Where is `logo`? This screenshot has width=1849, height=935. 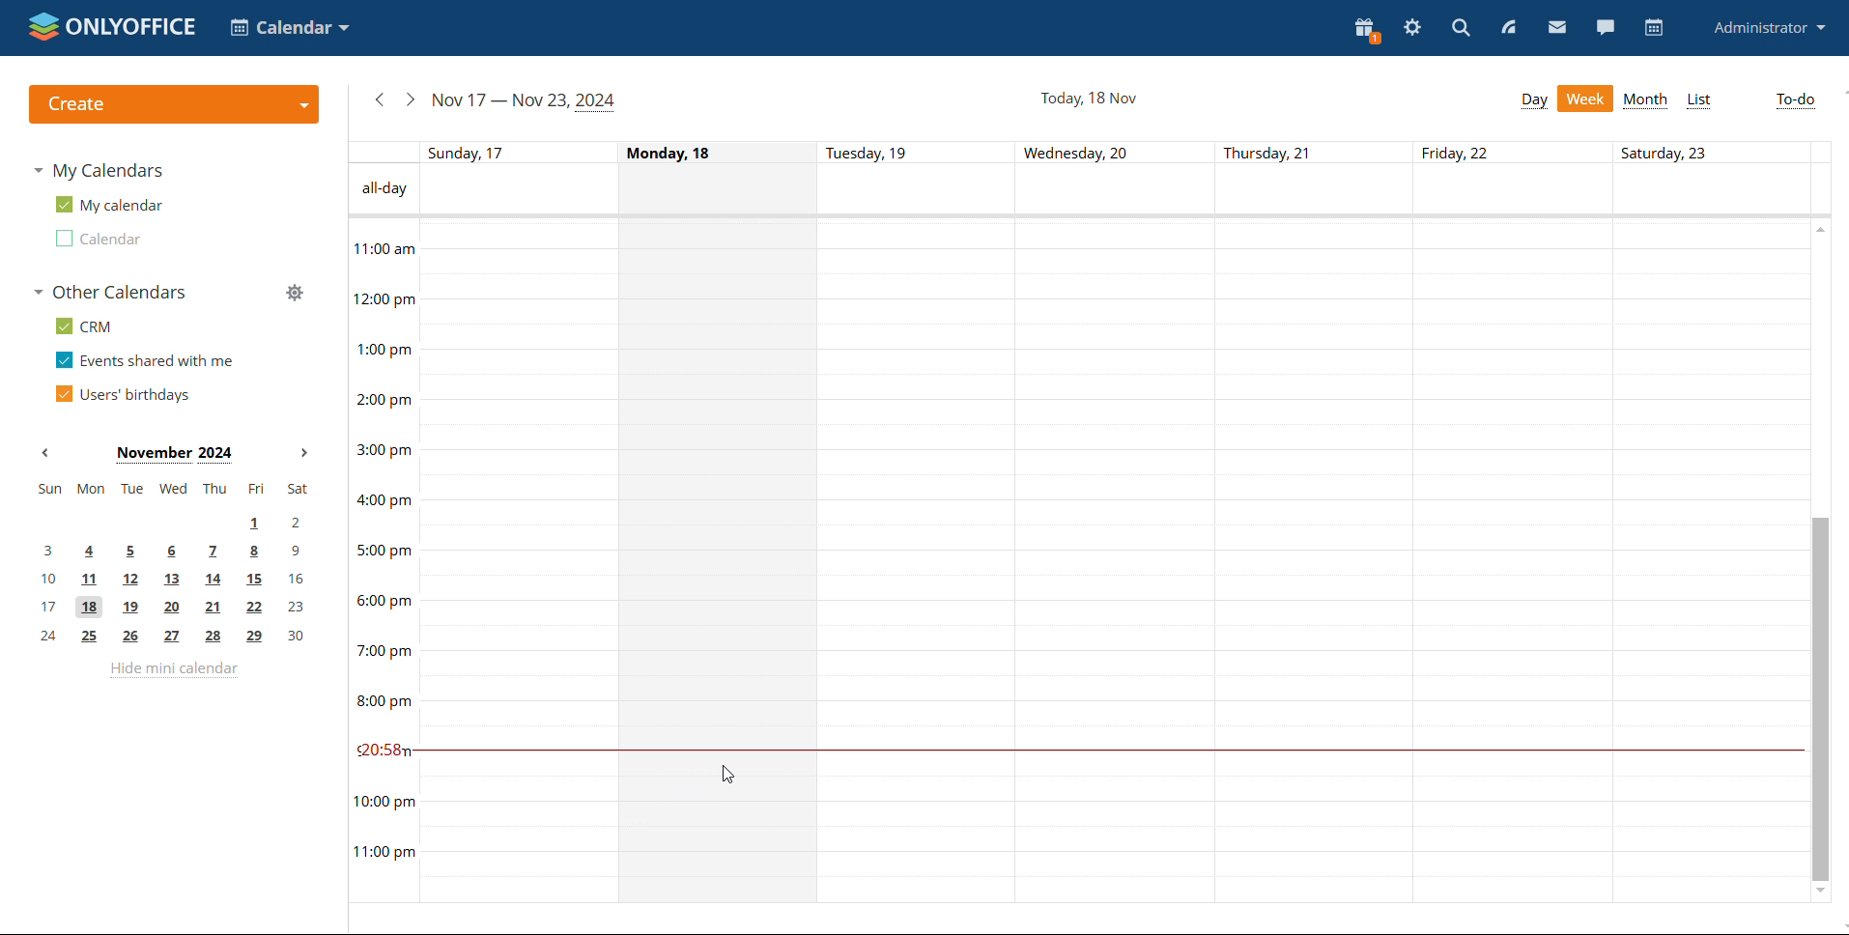
logo is located at coordinates (112, 29).